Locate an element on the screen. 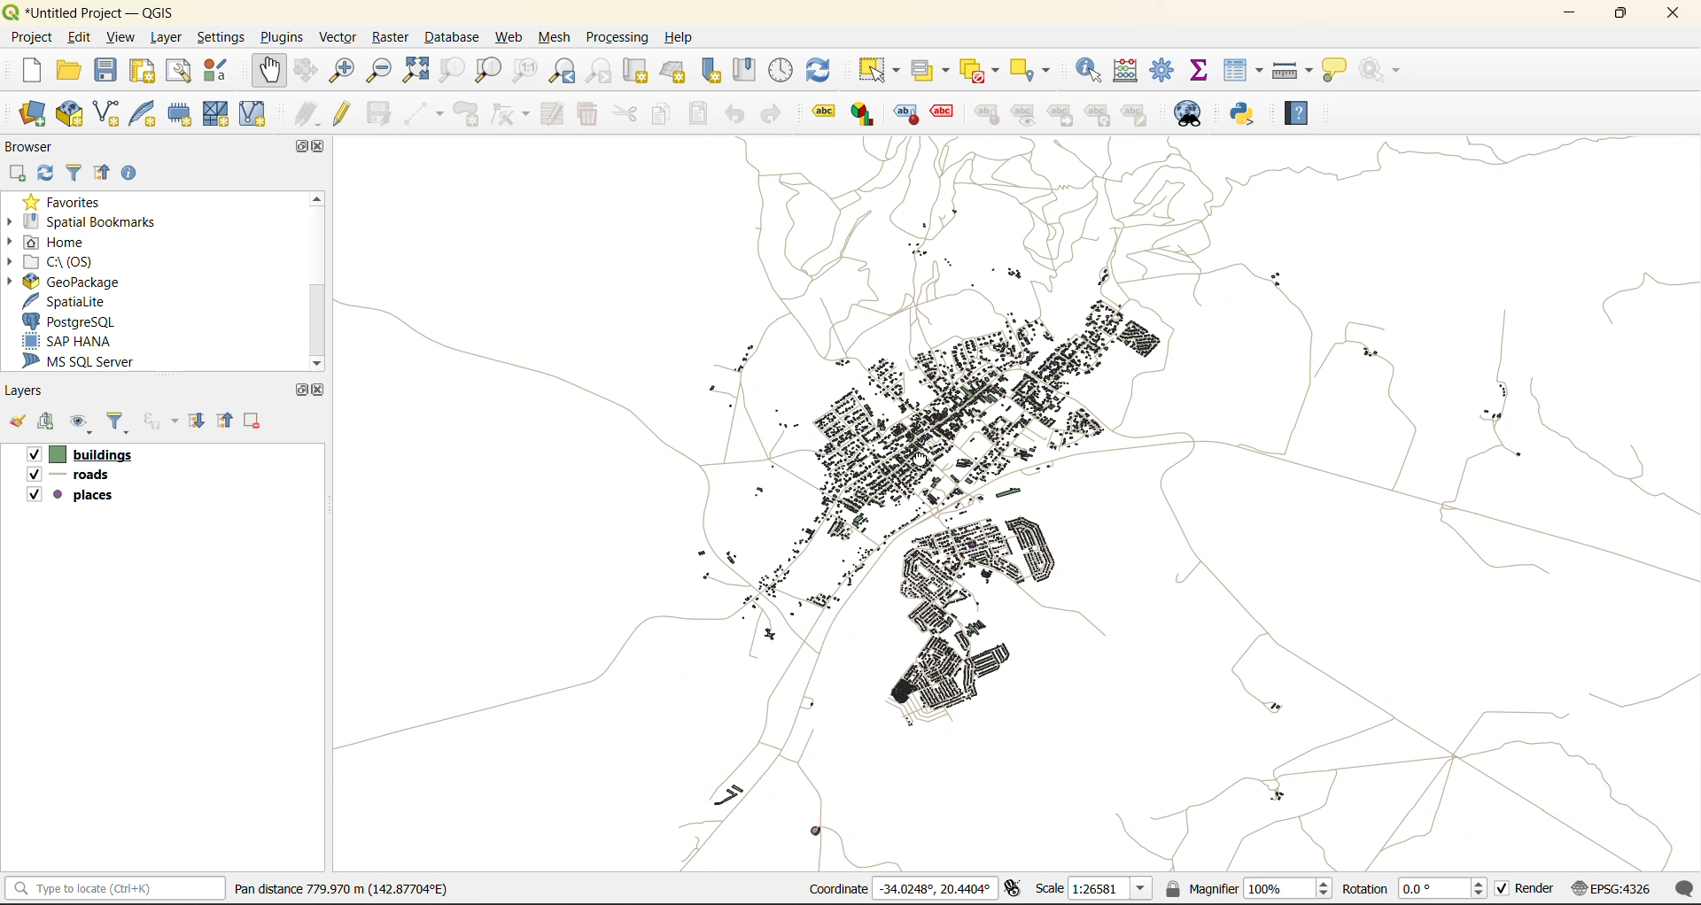 The height and width of the screenshot is (905, 1701). new virtual layer is located at coordinates (256, 112).